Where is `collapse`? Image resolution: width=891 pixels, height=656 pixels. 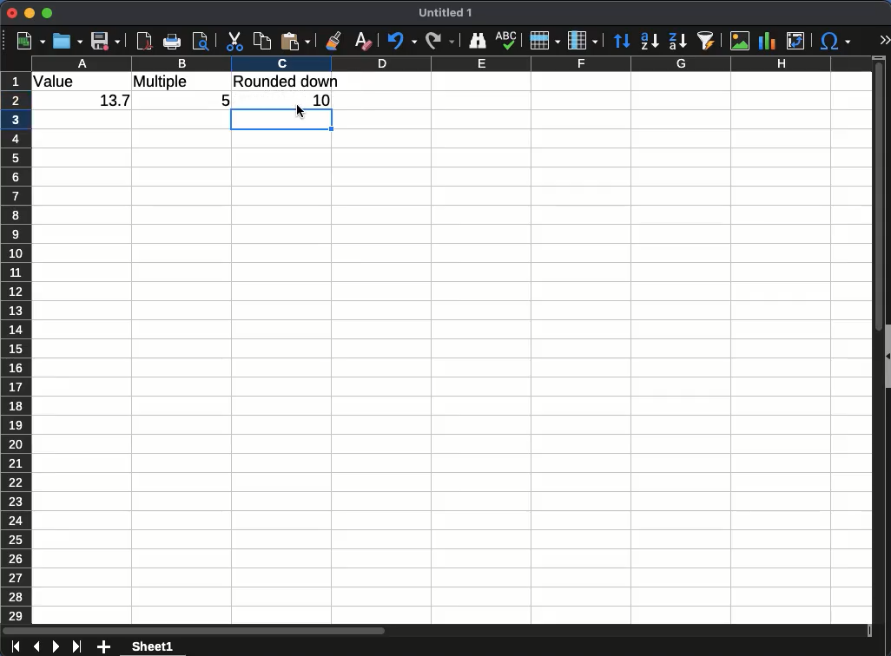
collapse is located at coordinates (886, 356).